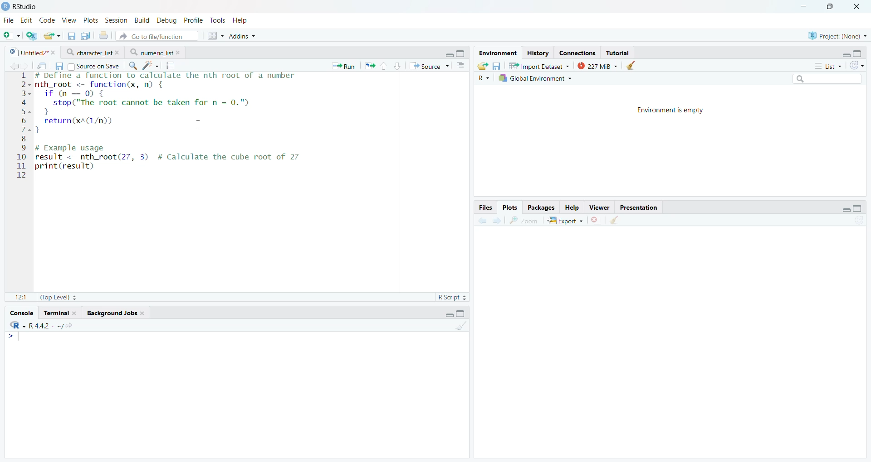 This screenshot has width=871, height=462. I want to click on Addins, so click(242, 36).